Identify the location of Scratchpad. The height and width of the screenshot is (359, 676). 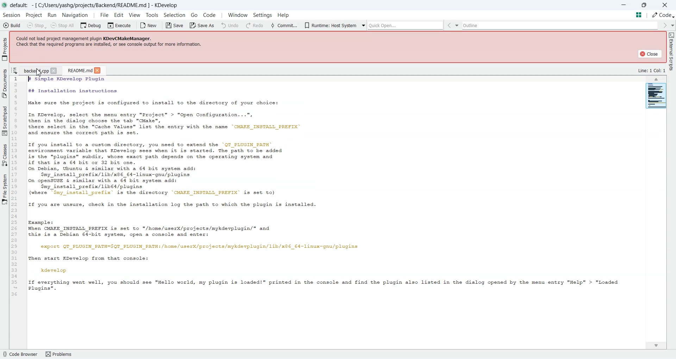
(5, 120).